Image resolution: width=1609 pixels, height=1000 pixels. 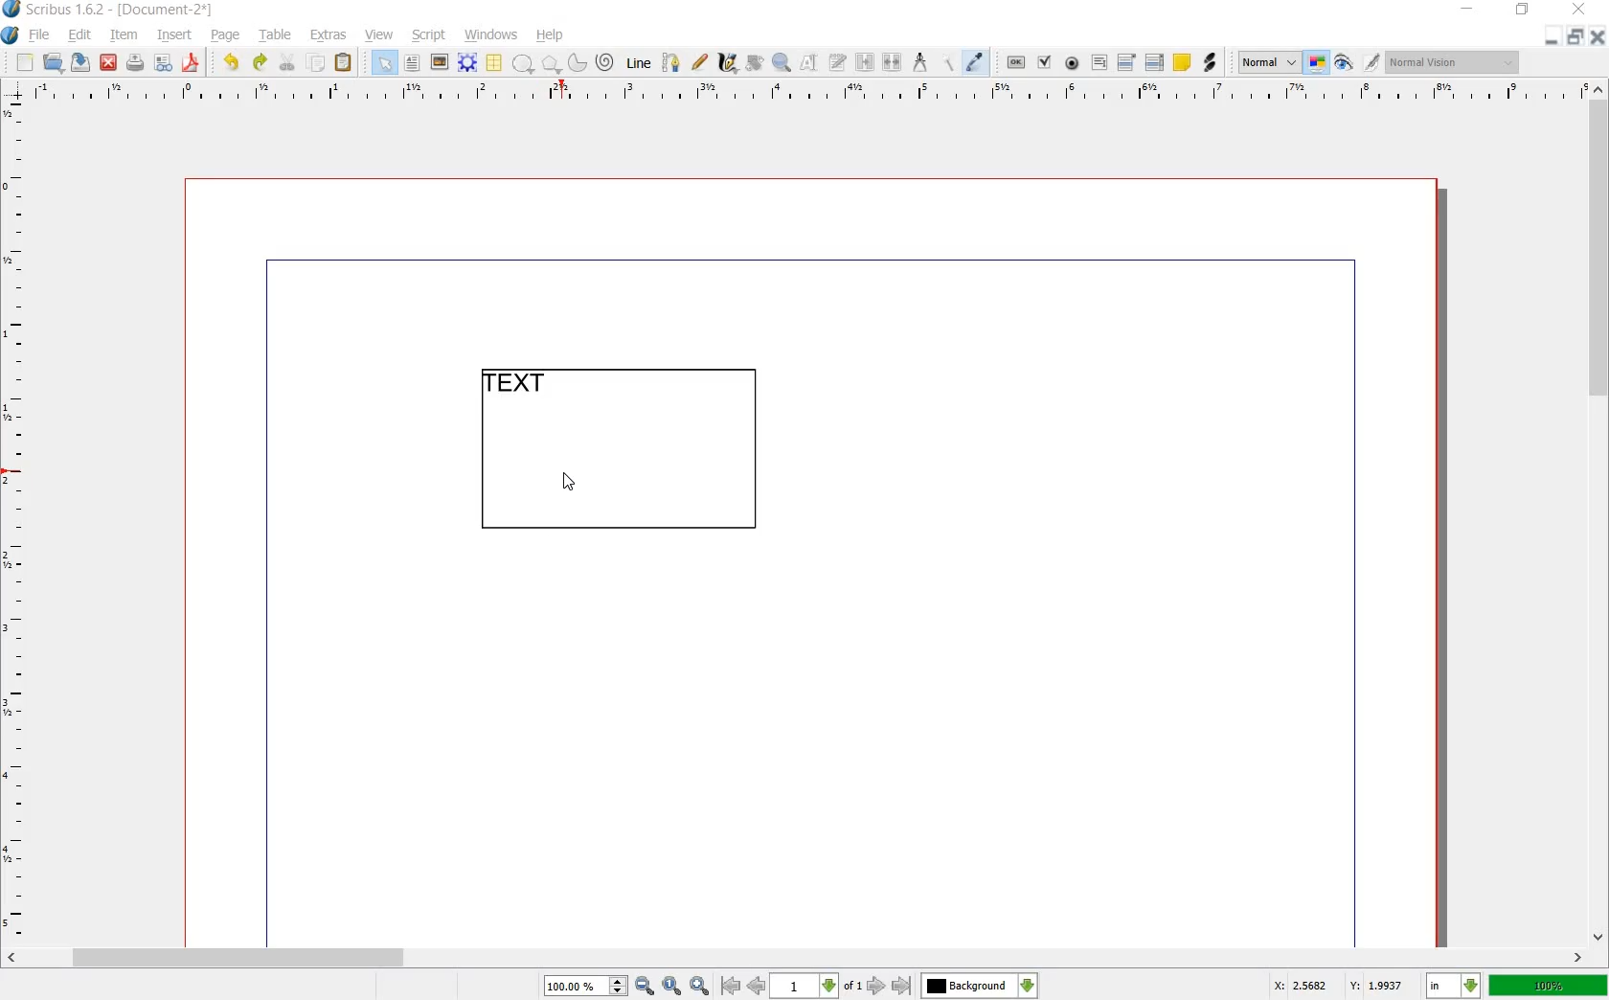 I want to click on measurement, so click(x=921, y=61).